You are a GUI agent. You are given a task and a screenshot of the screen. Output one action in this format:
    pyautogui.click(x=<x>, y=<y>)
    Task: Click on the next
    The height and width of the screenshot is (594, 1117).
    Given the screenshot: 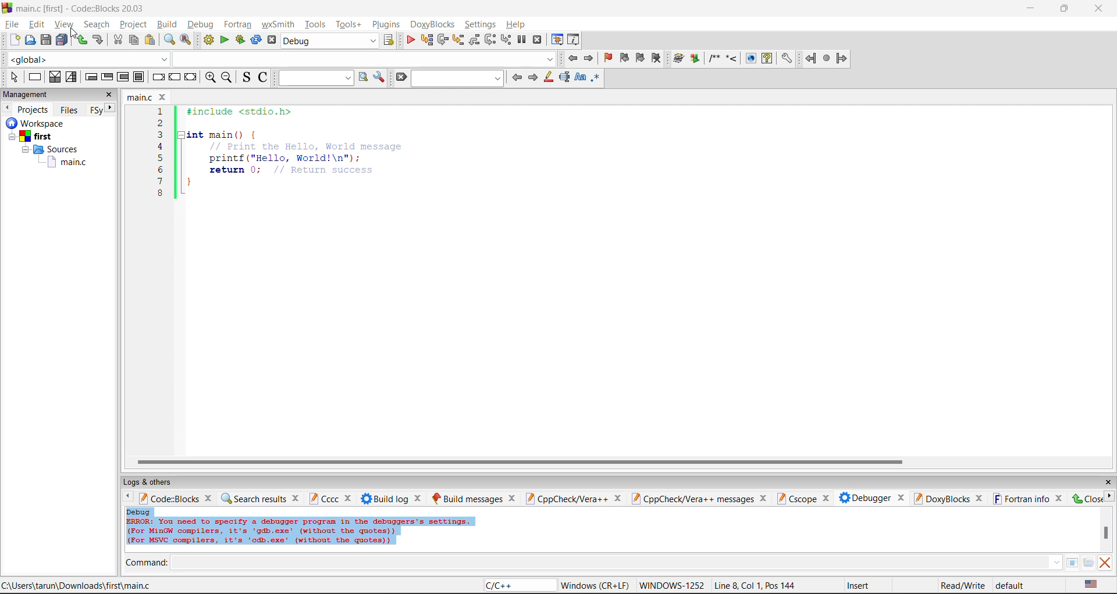 What is the action you would take?
    pyautogui.click(x=109, y=109)
    